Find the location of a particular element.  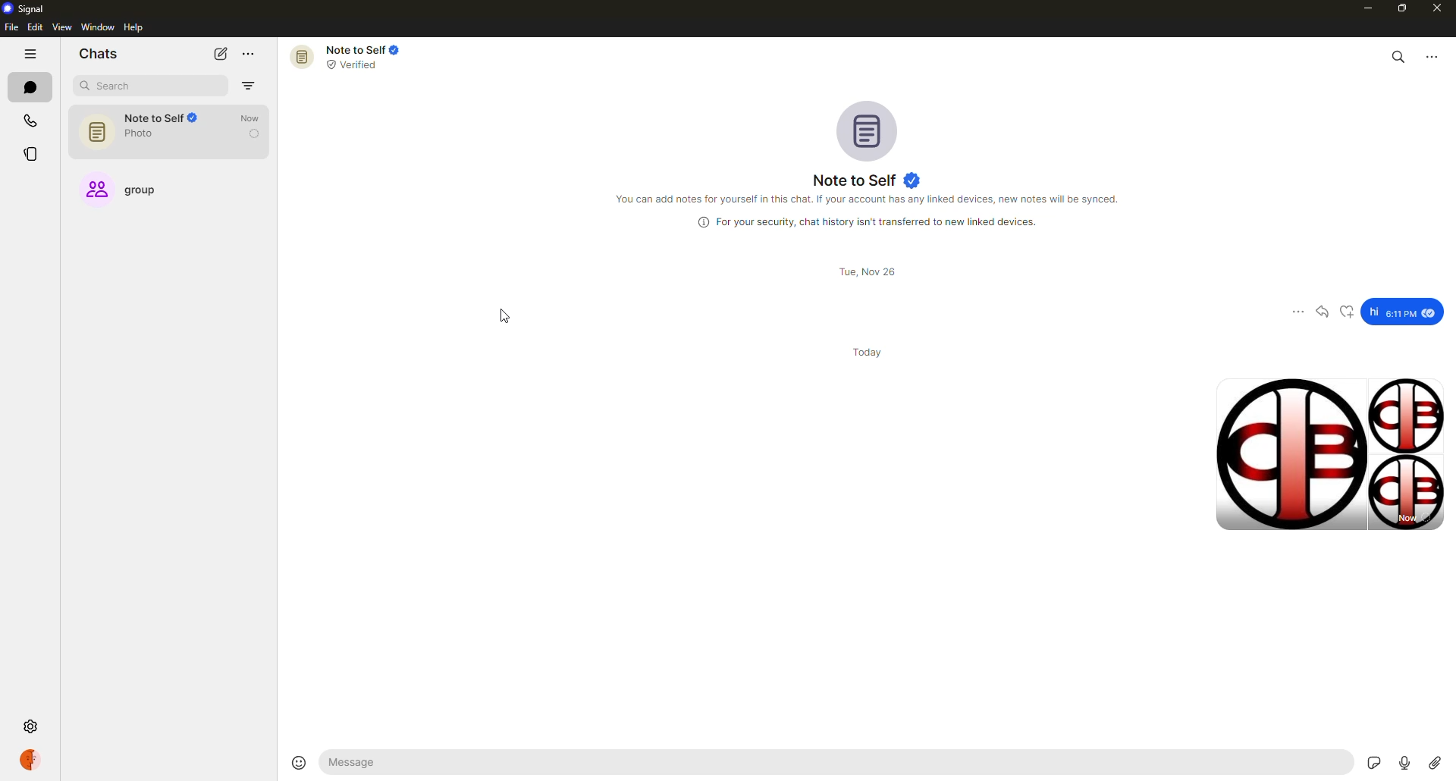

close is located at coordinates (1439, 9).